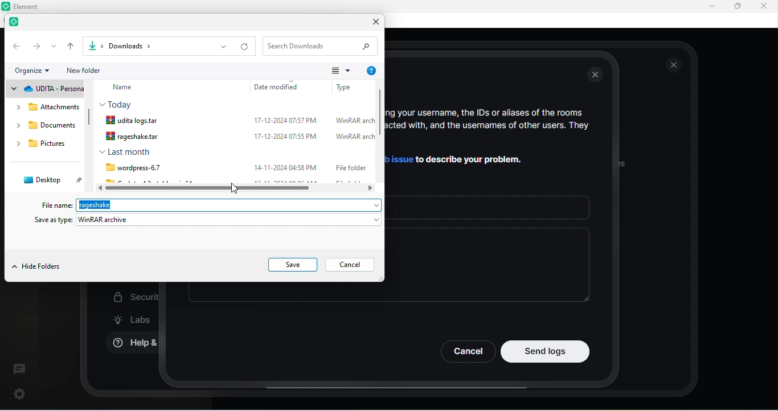 Image resolution: width=778 pixels, height=411 pixels. I want to click on date modified, so click(279, 87).